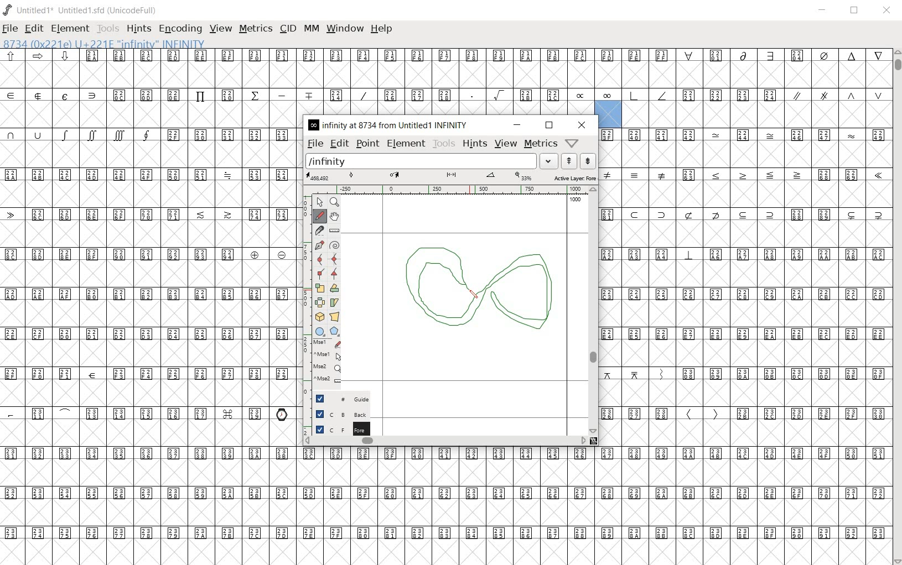 The height and width of the screenshot is (565, 902). I want to click on symbol, so click(744, 134).